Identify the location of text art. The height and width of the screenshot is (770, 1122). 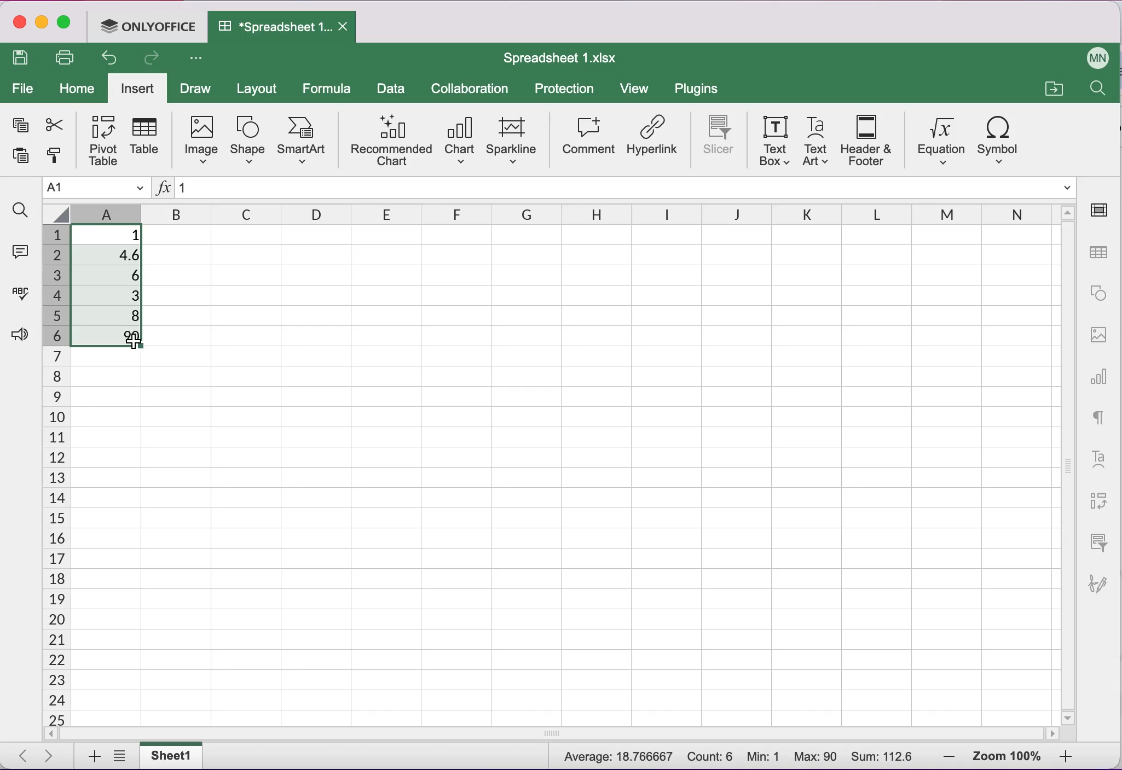
(1098, 462).